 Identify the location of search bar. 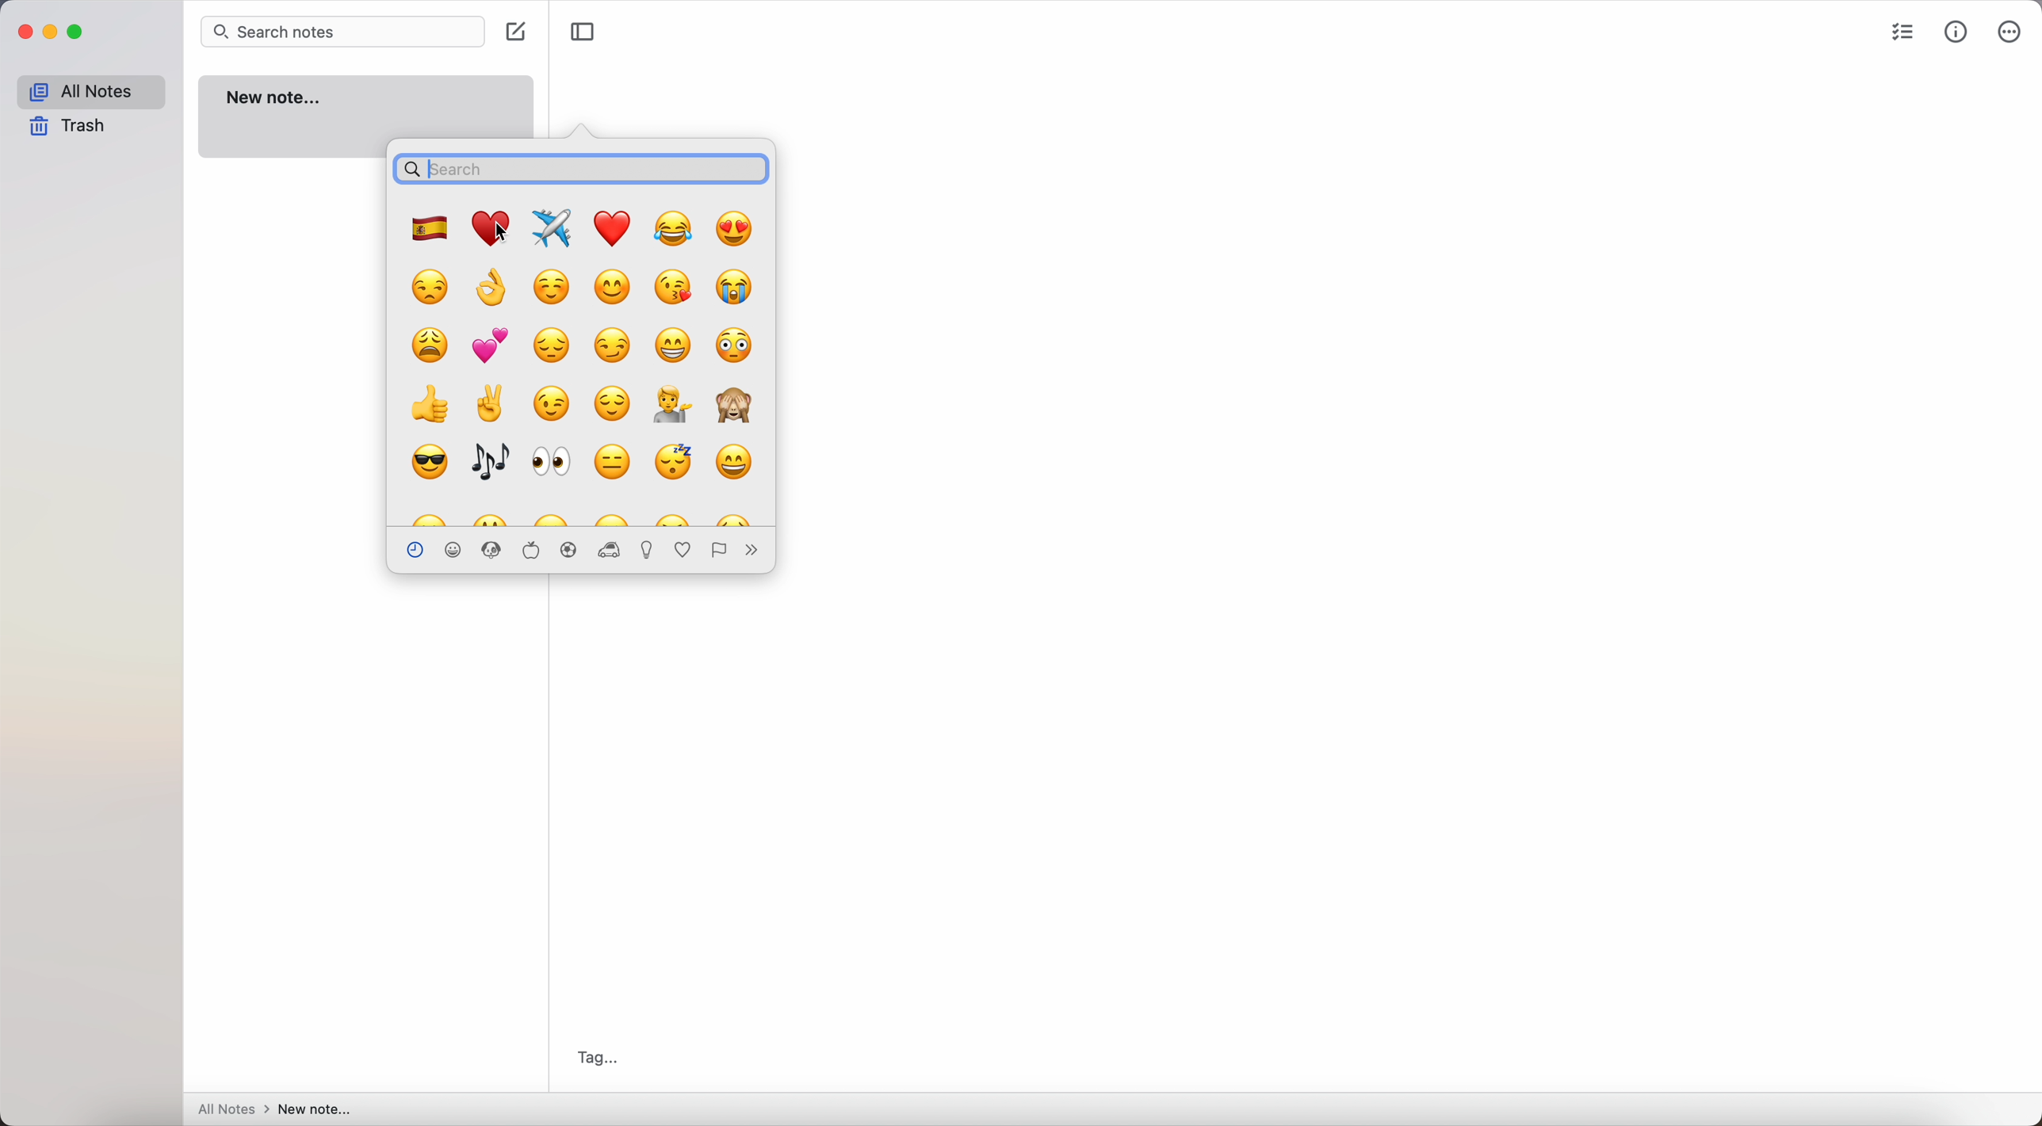
(341, 31).